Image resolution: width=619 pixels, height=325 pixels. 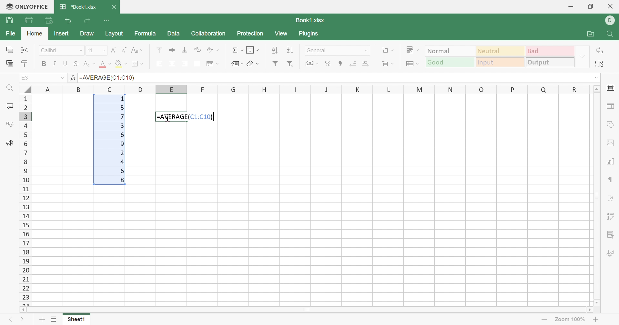 What do you see at coordinates (87, 21) in the screenshot?
I see `Redo` at bounding box center [87, 21].